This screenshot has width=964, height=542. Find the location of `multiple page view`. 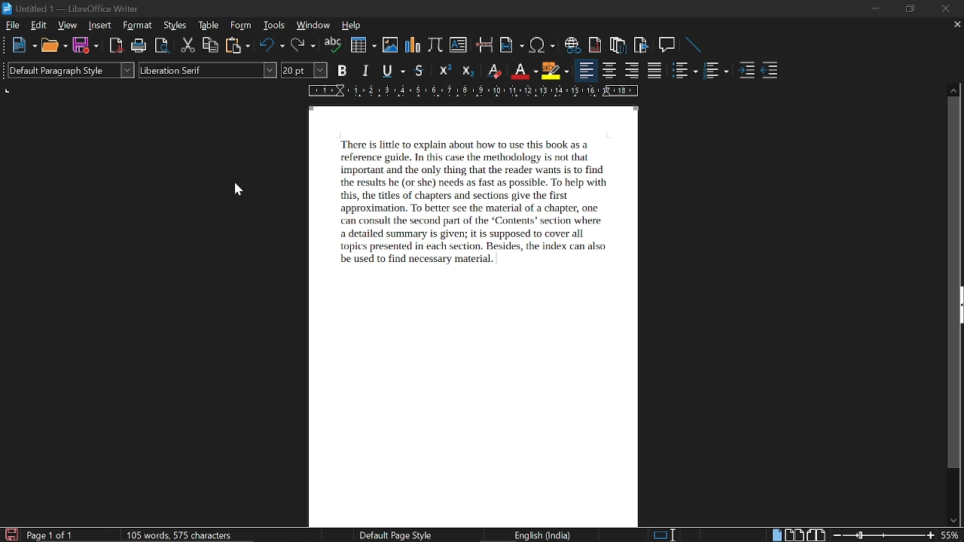

multiple page view is located at coordinates (794, 535).